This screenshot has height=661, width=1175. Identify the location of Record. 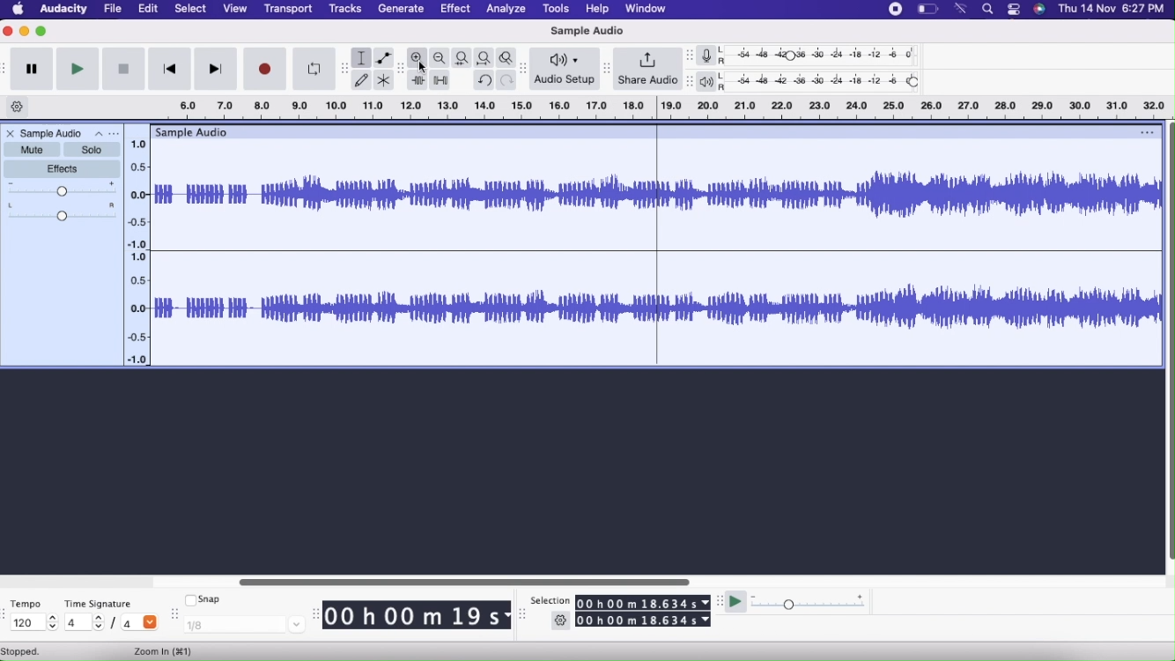
(264, 69).